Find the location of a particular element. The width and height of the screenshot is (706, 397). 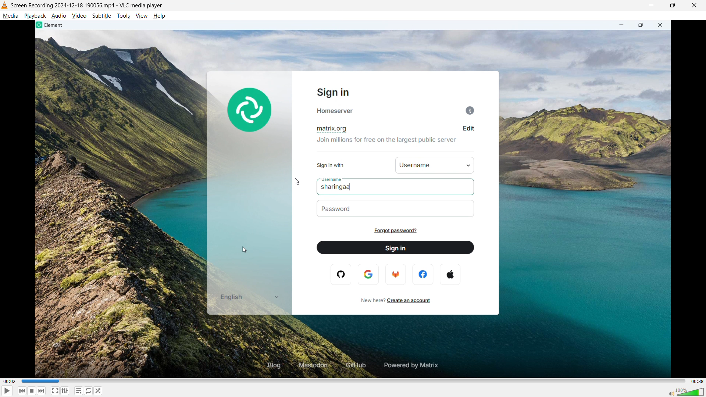

help  is located at coordinates (160, 16).